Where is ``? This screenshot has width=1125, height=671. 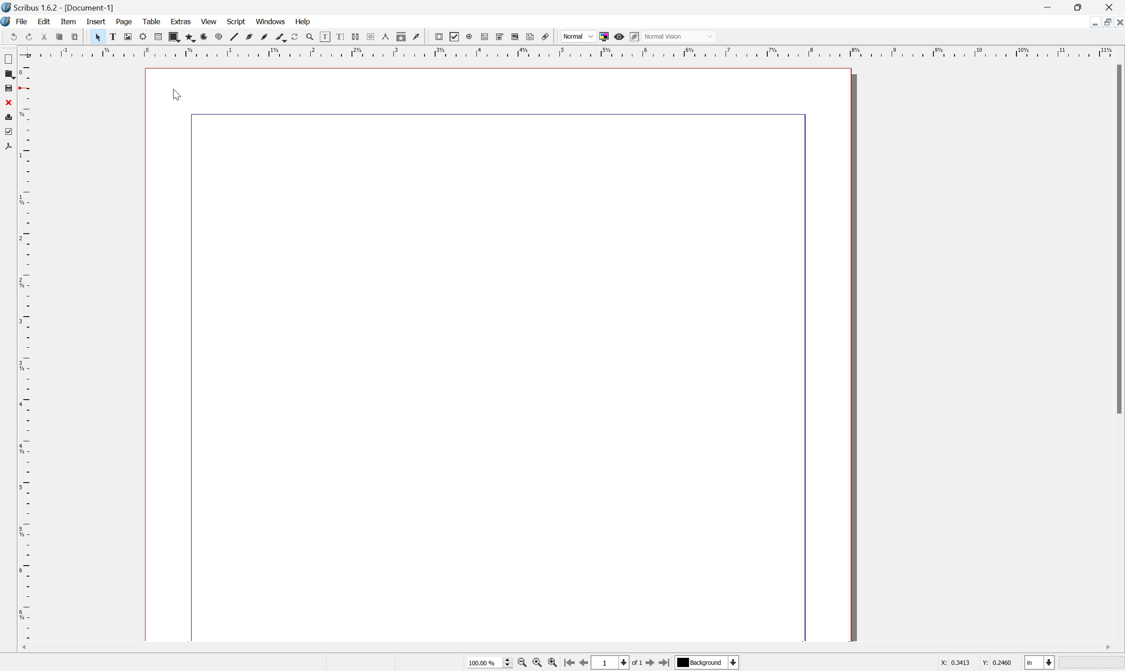
 is located at coordinates (579, 37).